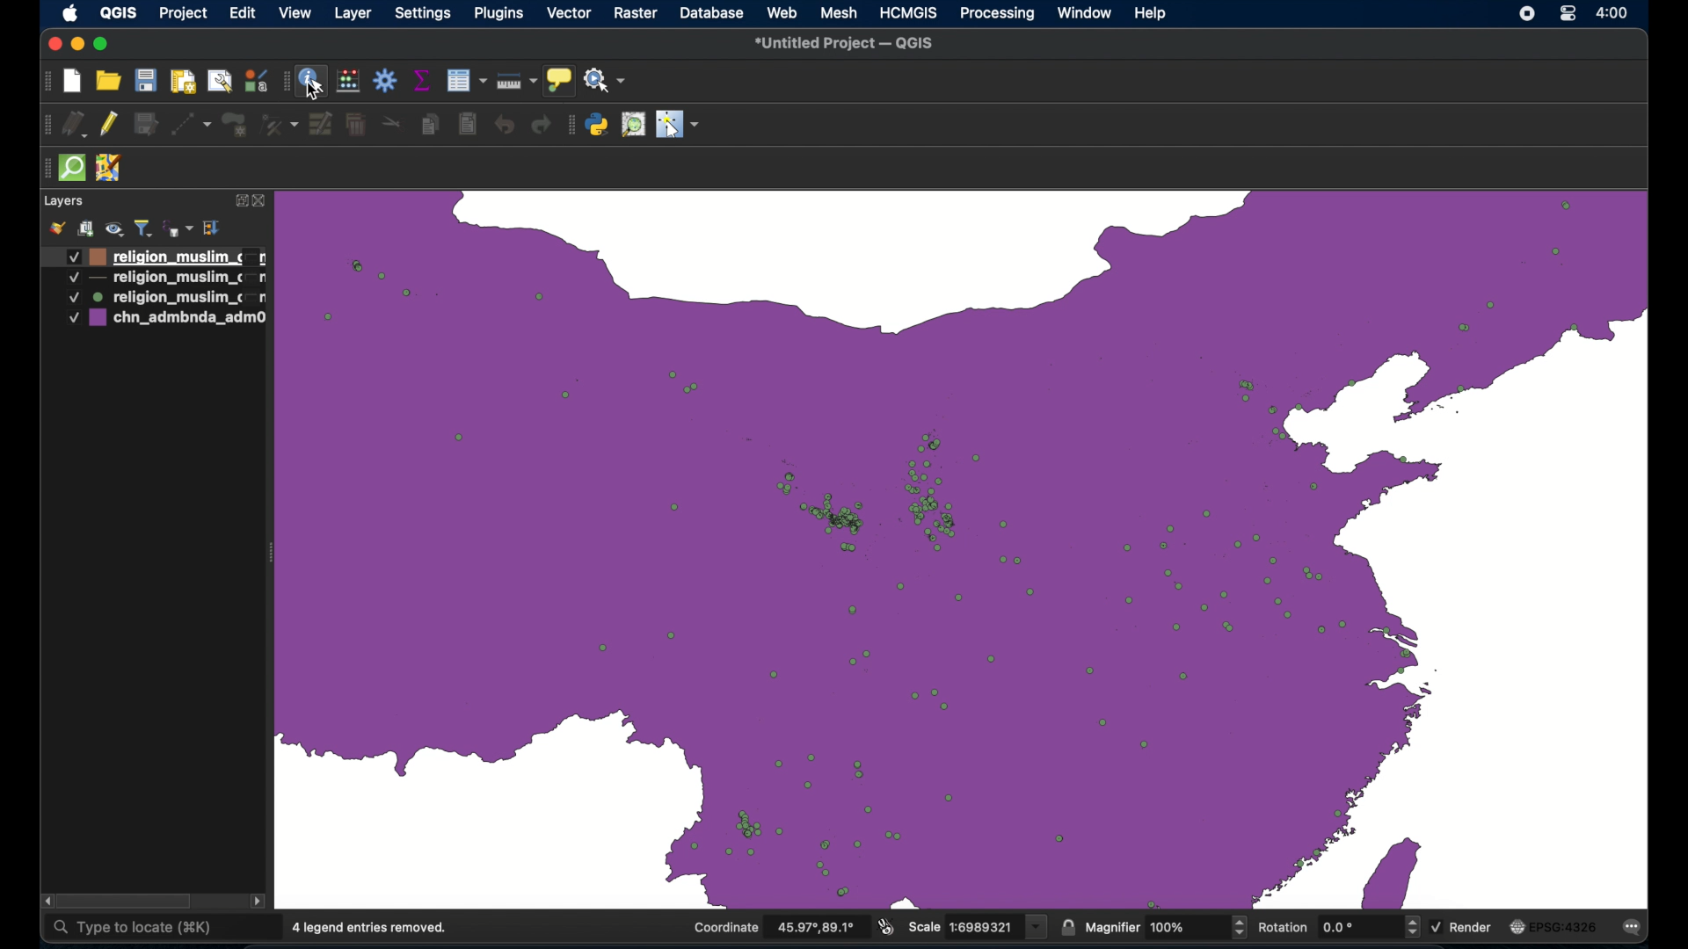 Image resolution: width=1688 pixels, height=949 pixels. I want to click on rotation, so click(1337, 926).